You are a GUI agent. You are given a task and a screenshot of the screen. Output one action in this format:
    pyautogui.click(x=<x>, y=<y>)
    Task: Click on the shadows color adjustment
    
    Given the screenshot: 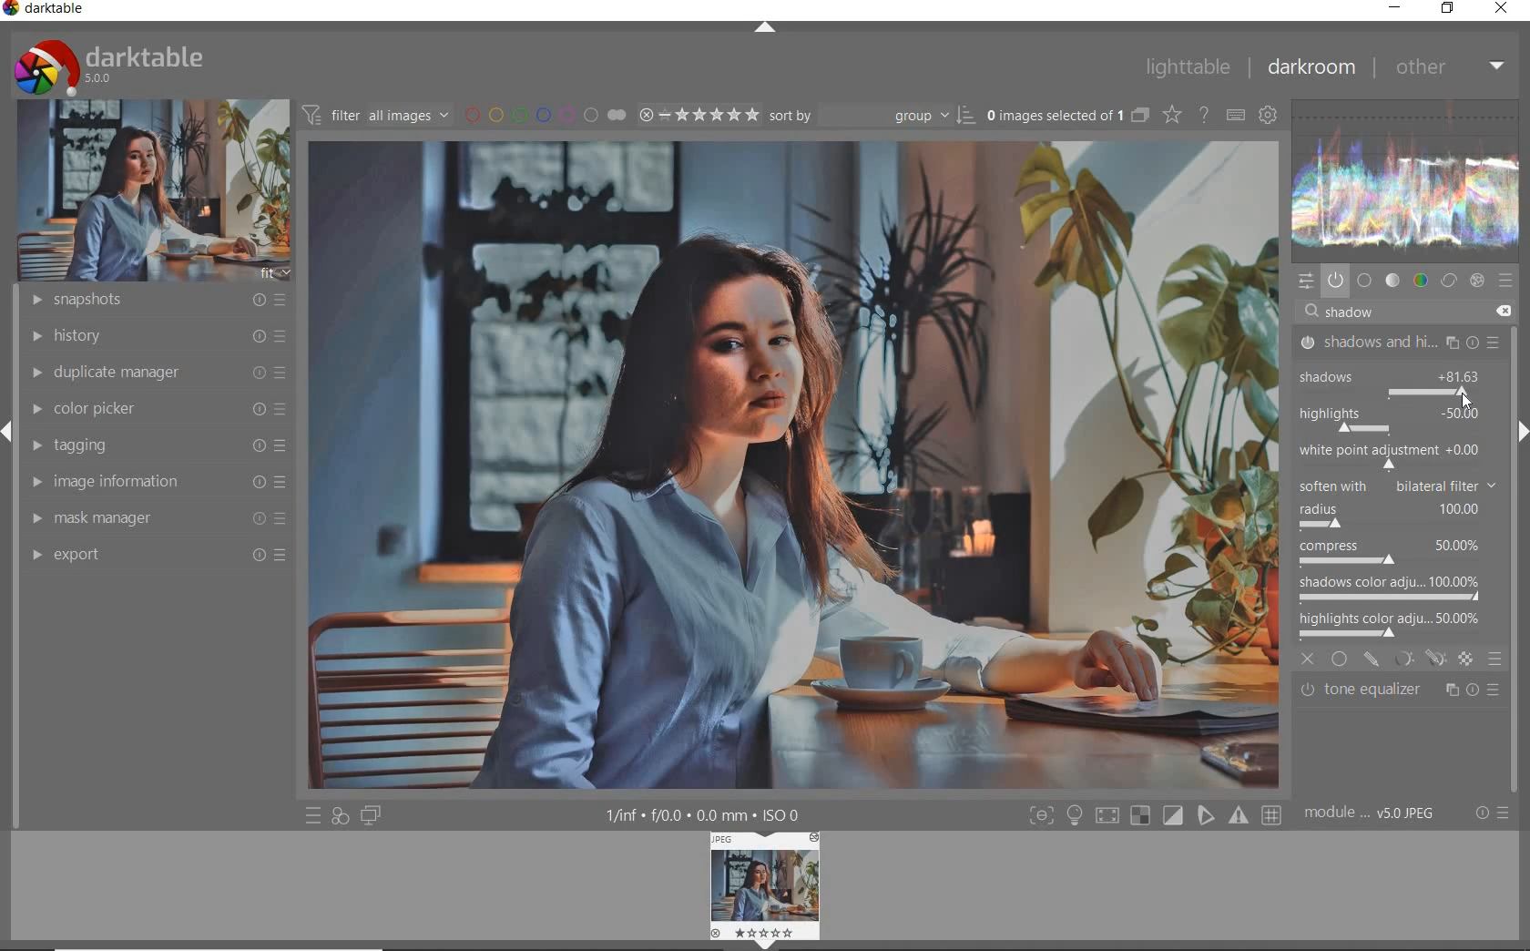 What is the action you would take?
    pyautogui.click(x=1390, y=587)
    